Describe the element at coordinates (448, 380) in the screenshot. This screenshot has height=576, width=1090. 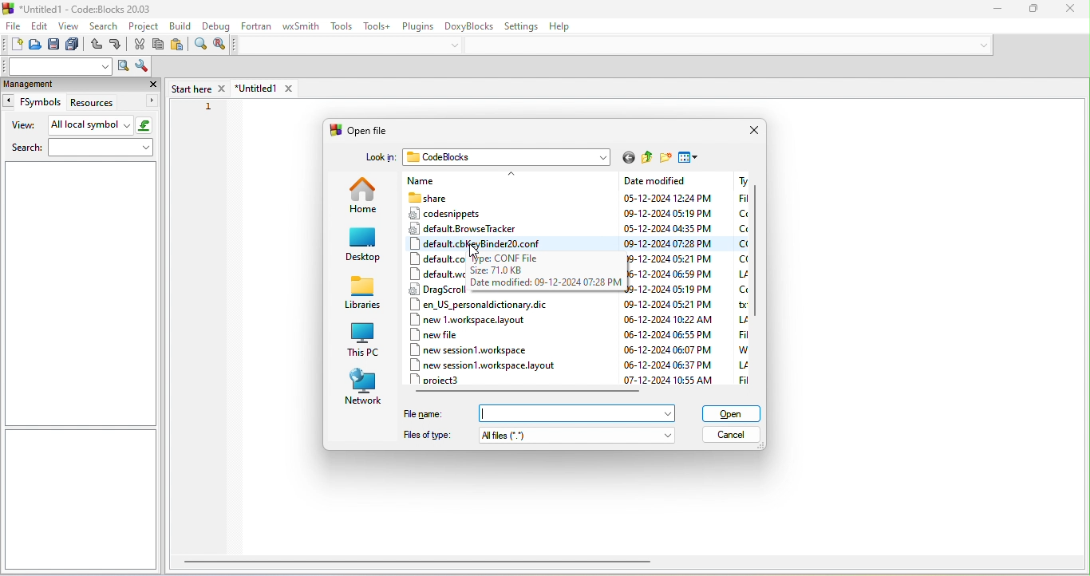
I see `project 3` at that location.